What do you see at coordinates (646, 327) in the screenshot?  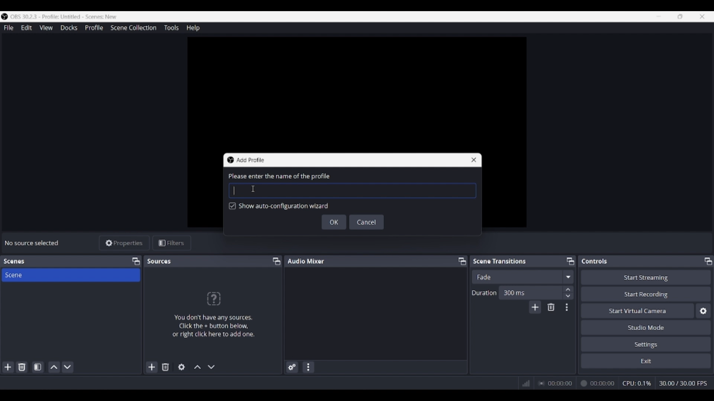 I see `Studio mode` at bounding box center [646, 327].